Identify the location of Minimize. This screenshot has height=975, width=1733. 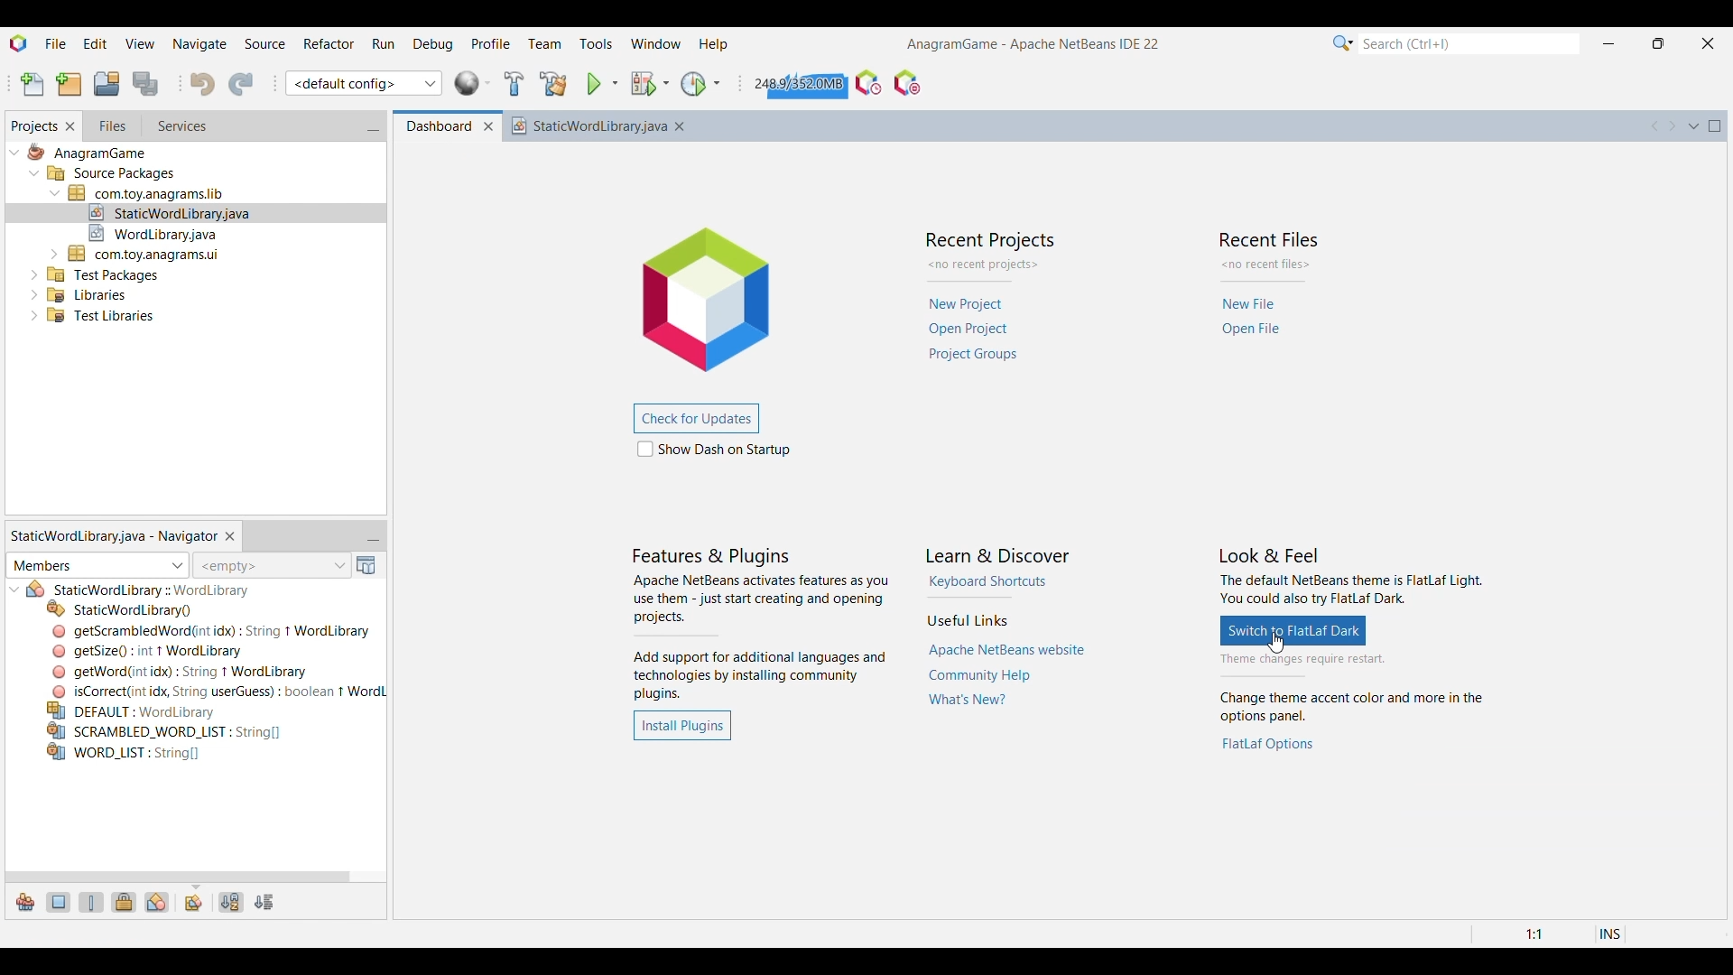
(1608, 44).